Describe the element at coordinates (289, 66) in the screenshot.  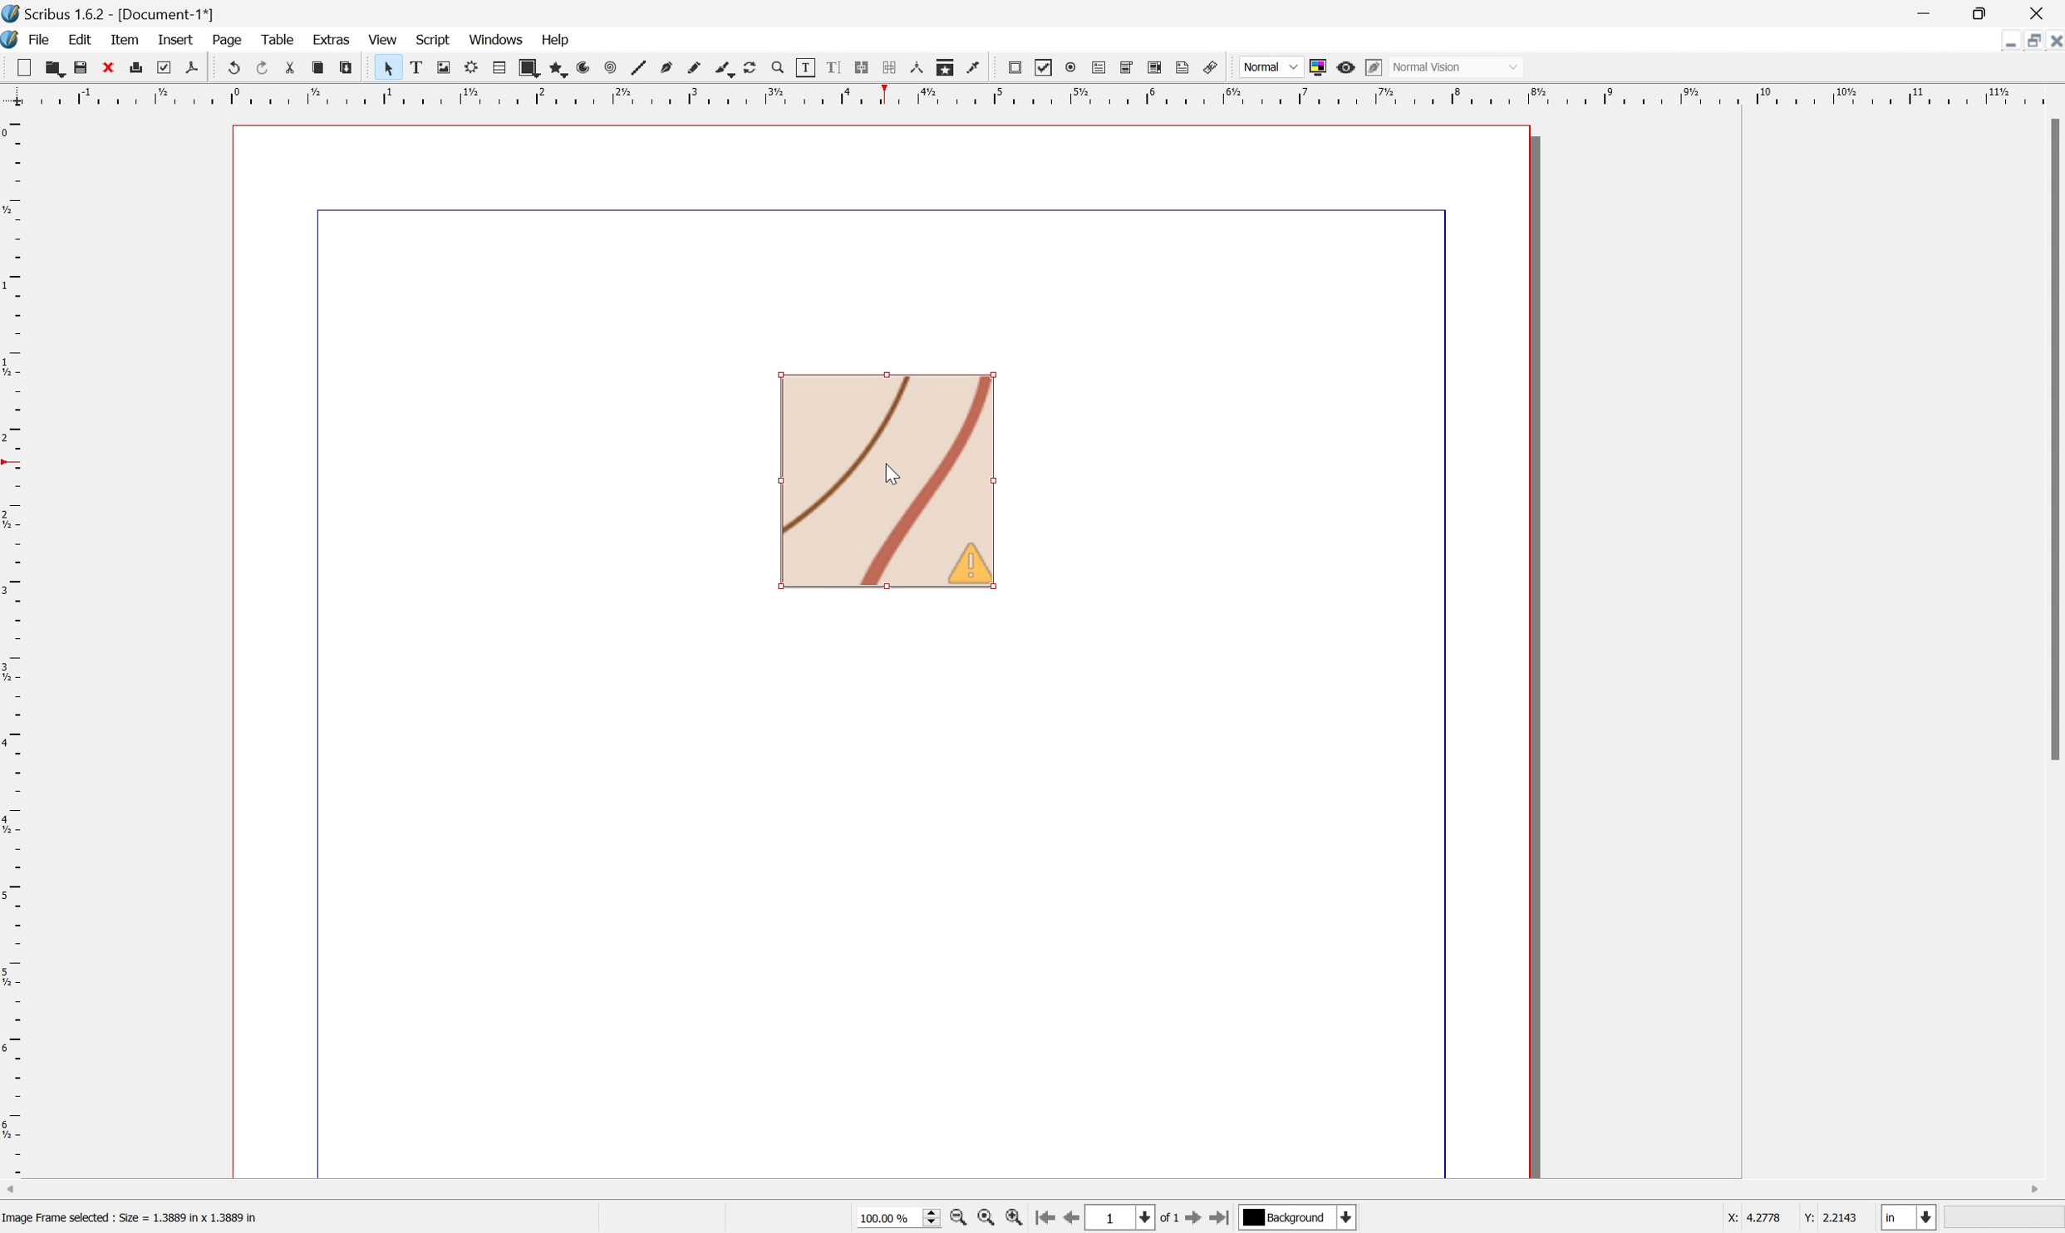
I see `Cut` at that location.